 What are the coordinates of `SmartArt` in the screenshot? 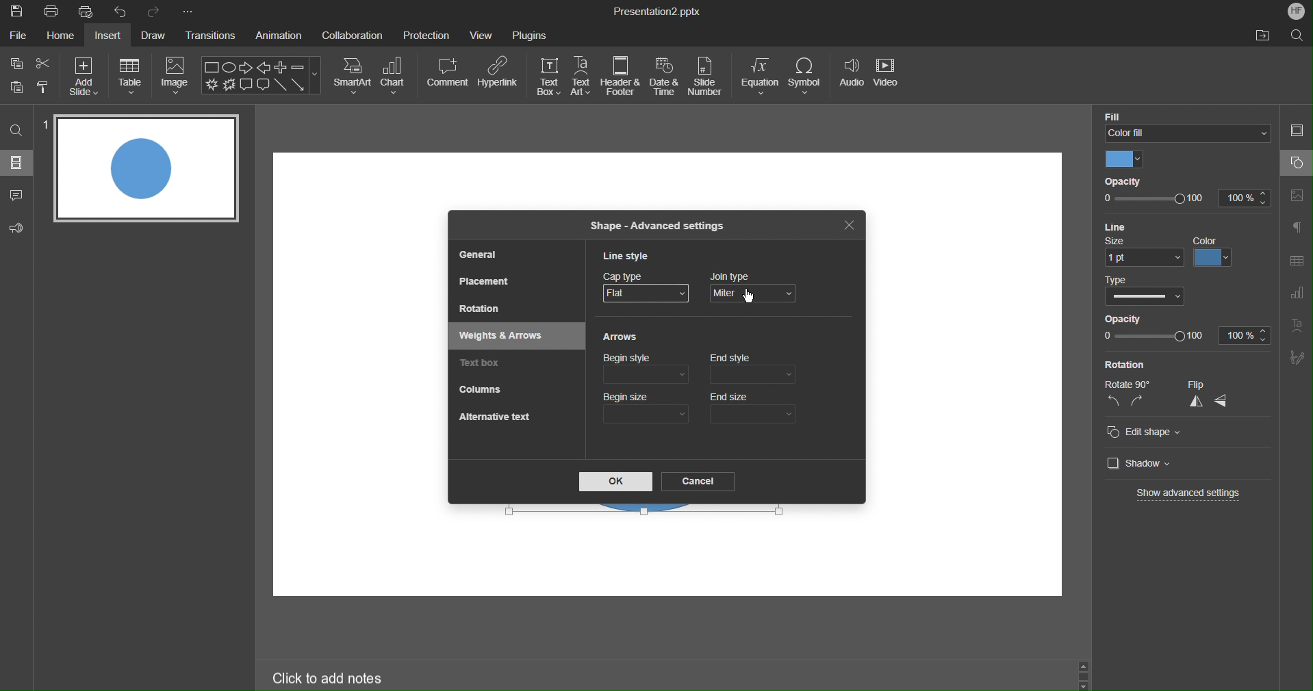 It's located at (353, 75).